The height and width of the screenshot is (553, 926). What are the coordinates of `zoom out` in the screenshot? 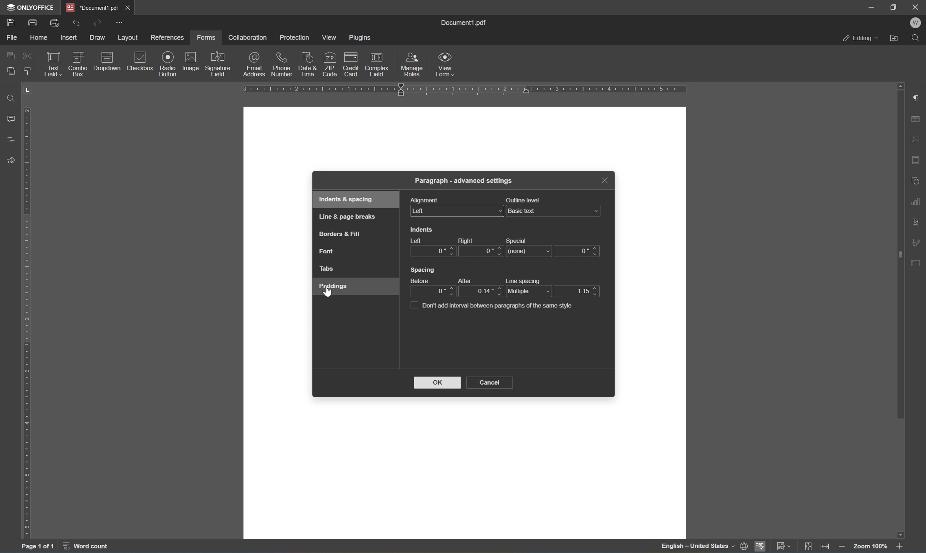 It's located at (844, 547).